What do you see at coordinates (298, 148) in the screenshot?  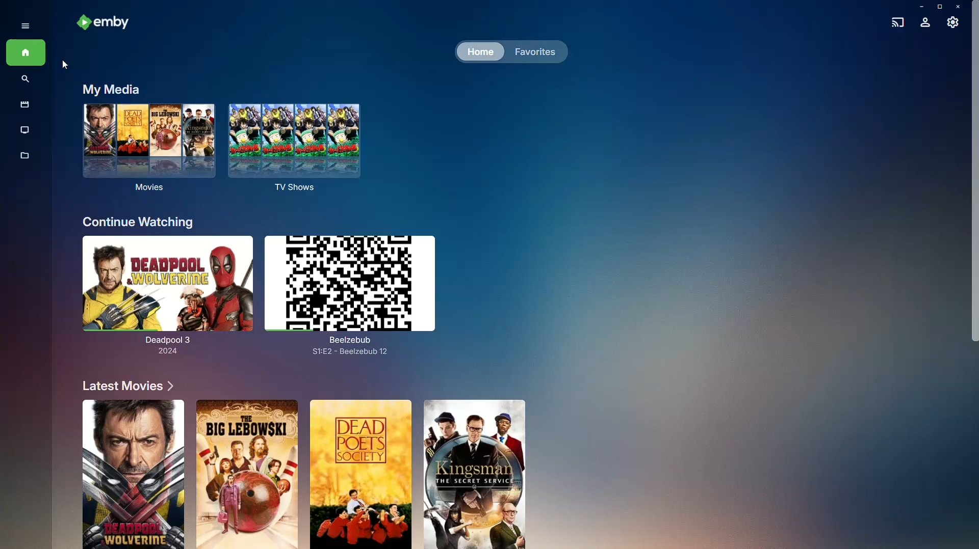 I see `TV Shows` at bounding box center [298, 148].